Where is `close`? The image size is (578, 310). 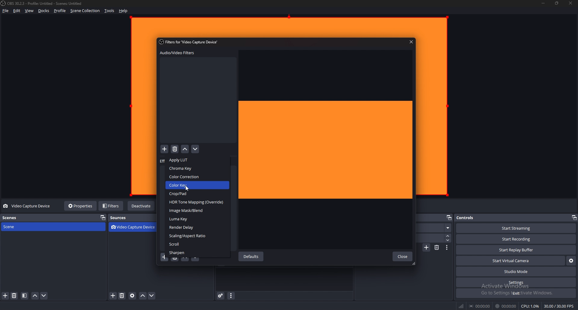
close is located at coordinates (412, 42).